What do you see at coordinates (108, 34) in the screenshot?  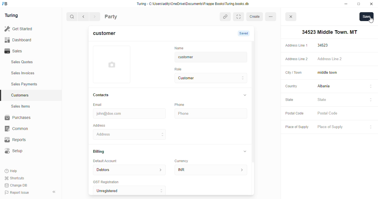 I see `customer` at bounding box center [108, 34].